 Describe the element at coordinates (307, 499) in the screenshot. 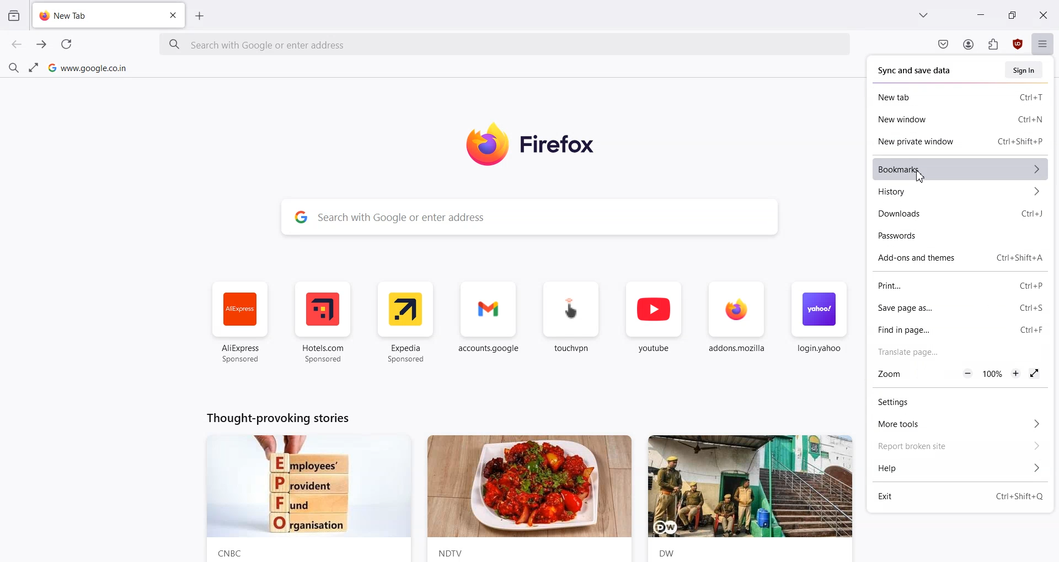

I see `News` at that location.